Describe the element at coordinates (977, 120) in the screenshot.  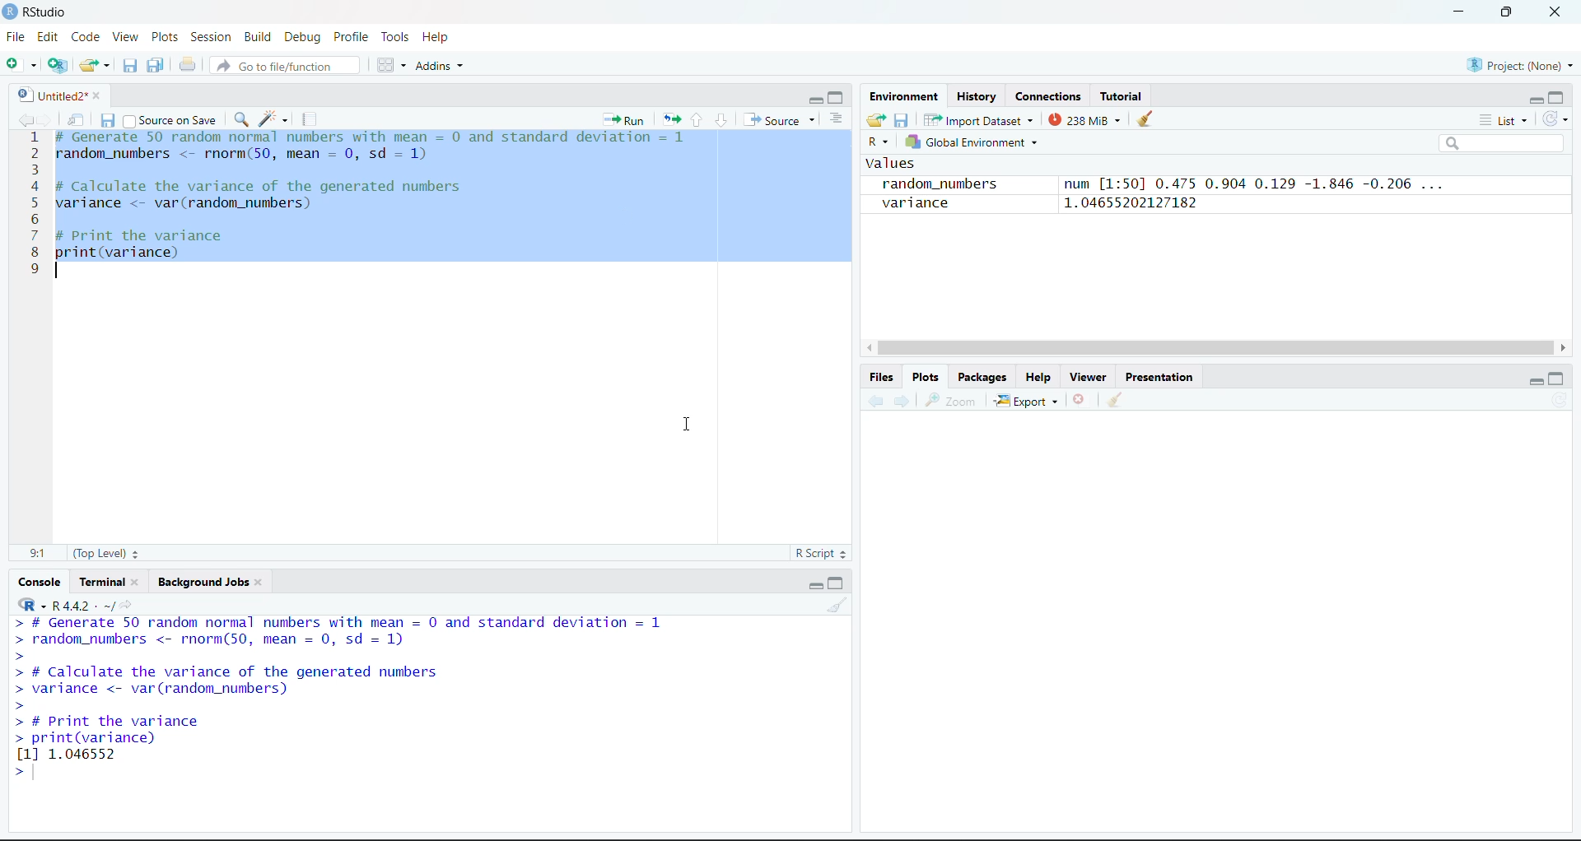
I see `import dataset` at that location.